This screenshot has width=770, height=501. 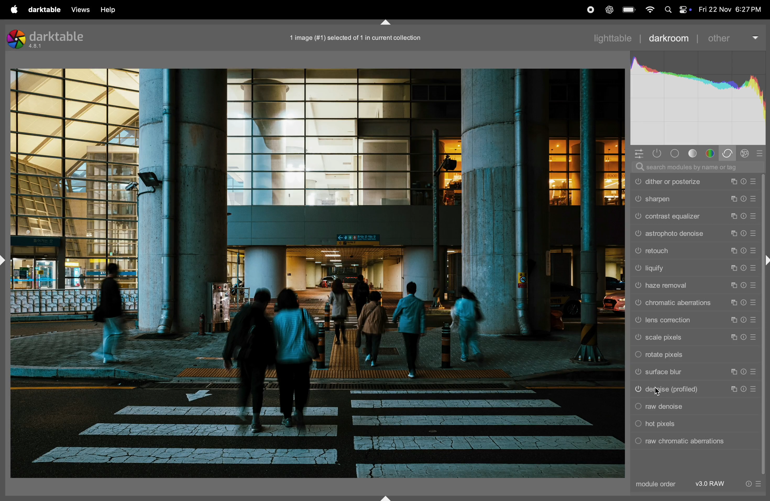 I want to click on hot pixels, so click(x=693, y=423).